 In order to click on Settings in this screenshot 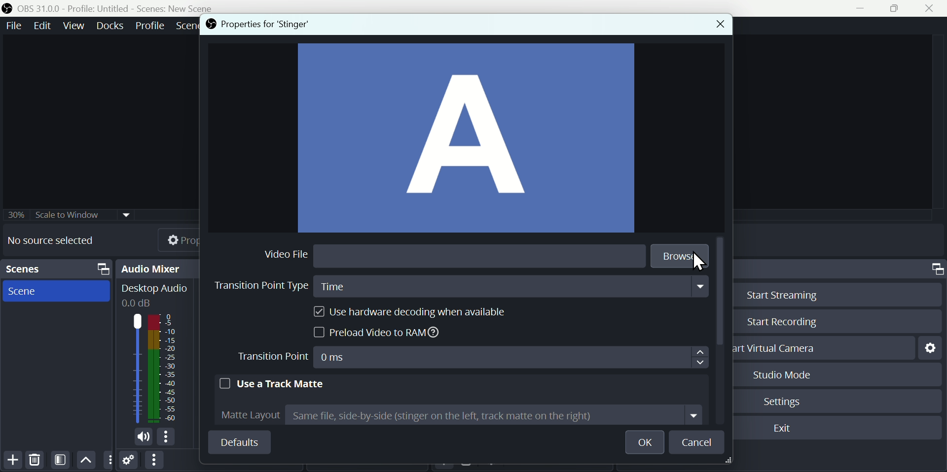, I will do `click(129, 462)`.